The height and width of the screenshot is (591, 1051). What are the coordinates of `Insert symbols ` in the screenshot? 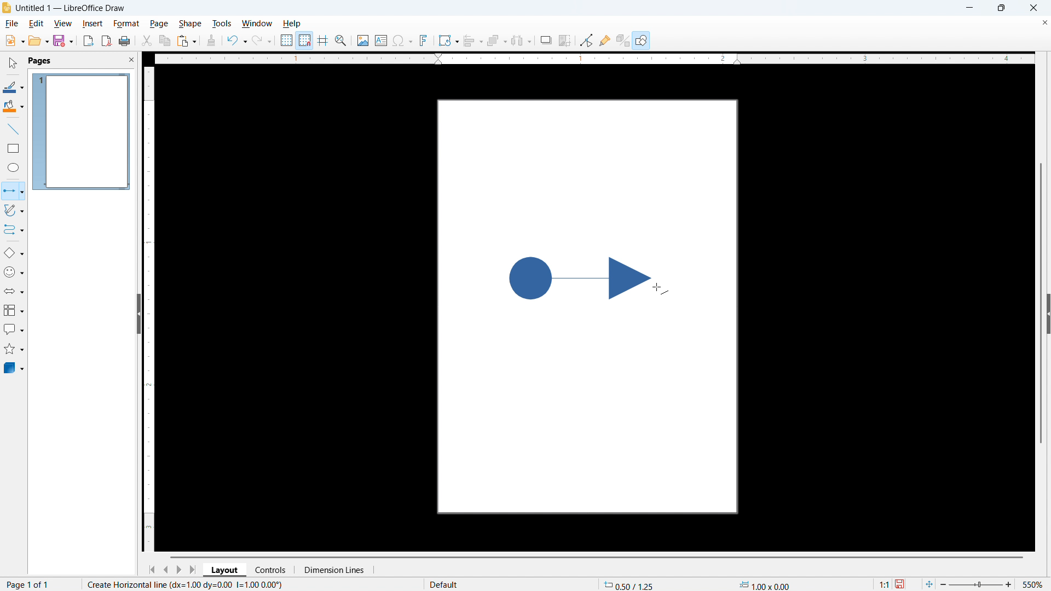 It's located at (403, 40).